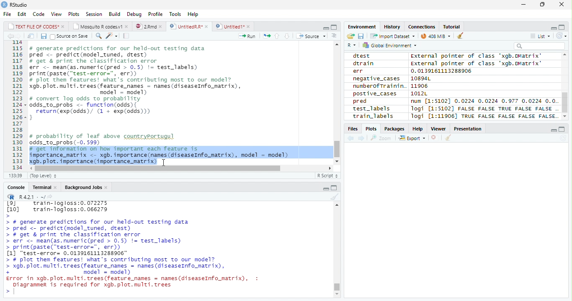 The width and height of the screenshot is (572, 301). Describe the element at coordinates (194, 15) in the screenshot. I see `Help` at that location.